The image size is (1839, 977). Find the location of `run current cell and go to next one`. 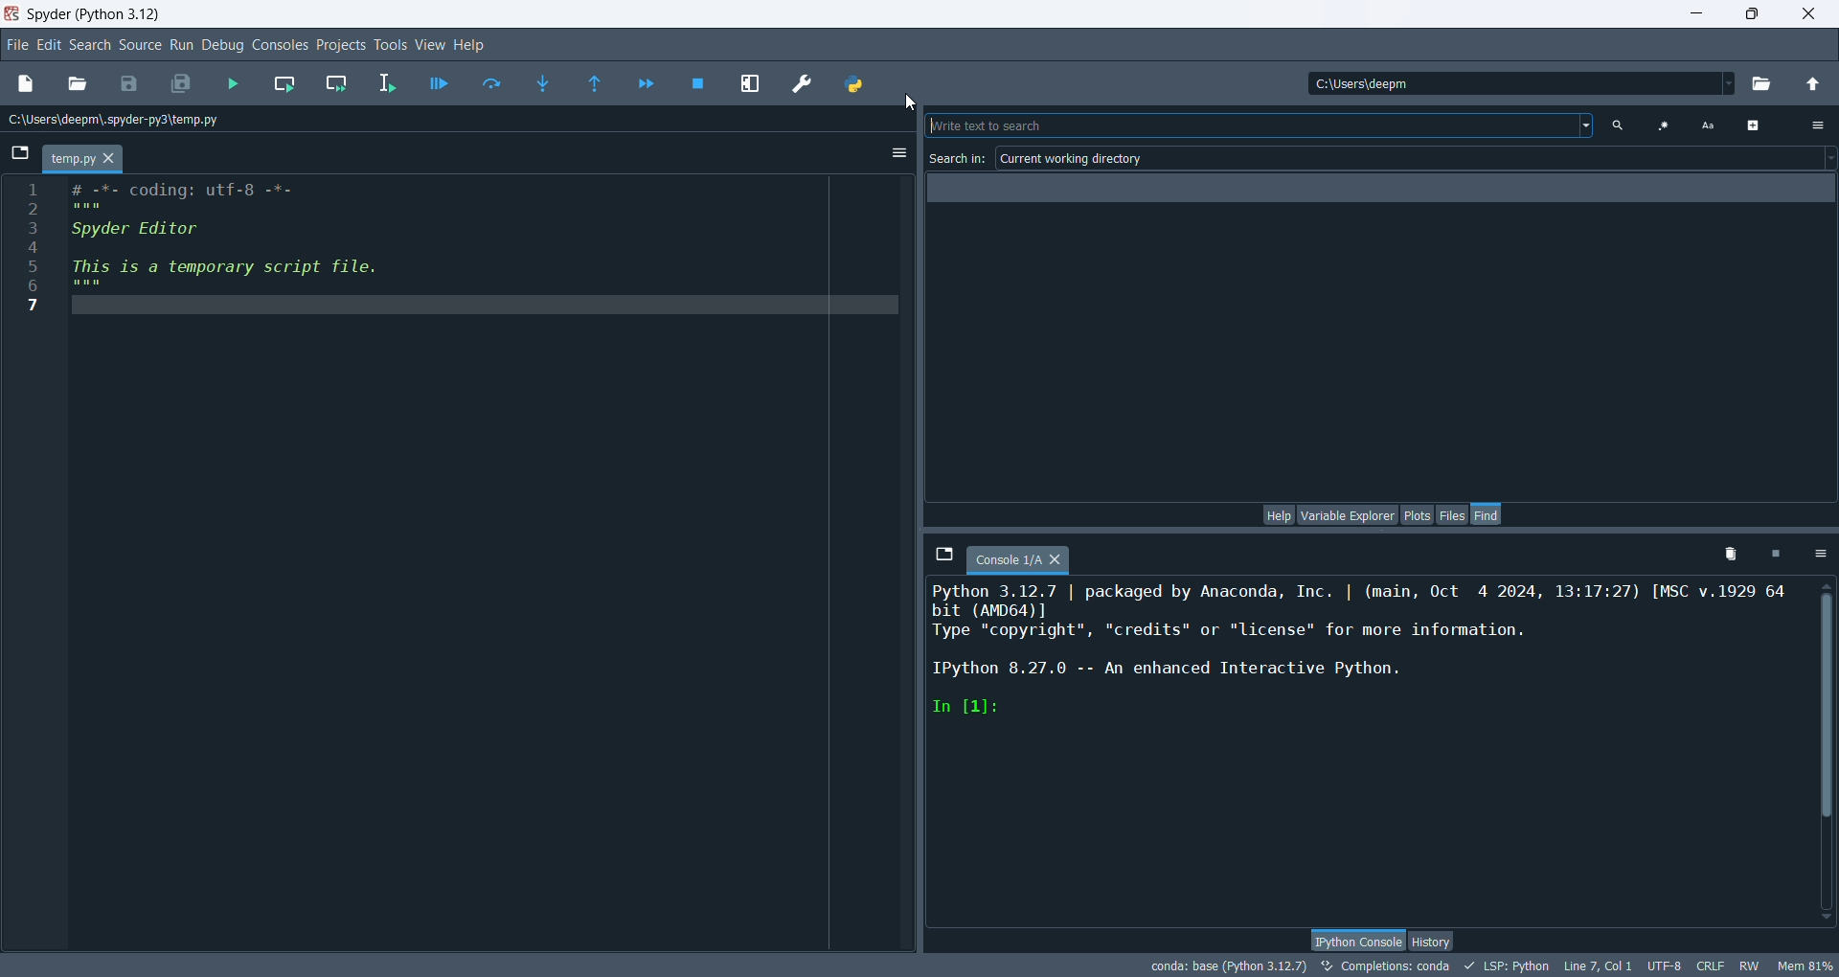

run current cell and go to next one is located at coordinates (335, 83).